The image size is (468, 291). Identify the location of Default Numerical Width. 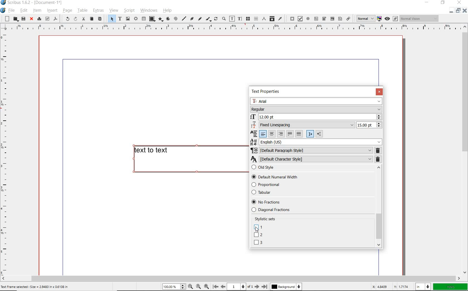
(273, 177).